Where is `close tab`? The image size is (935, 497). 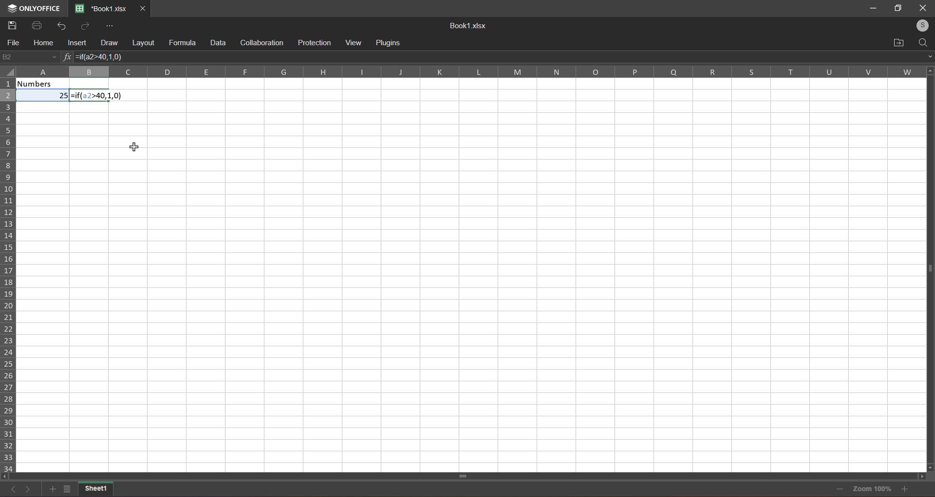 close tab is located at coordinates (143, 8).